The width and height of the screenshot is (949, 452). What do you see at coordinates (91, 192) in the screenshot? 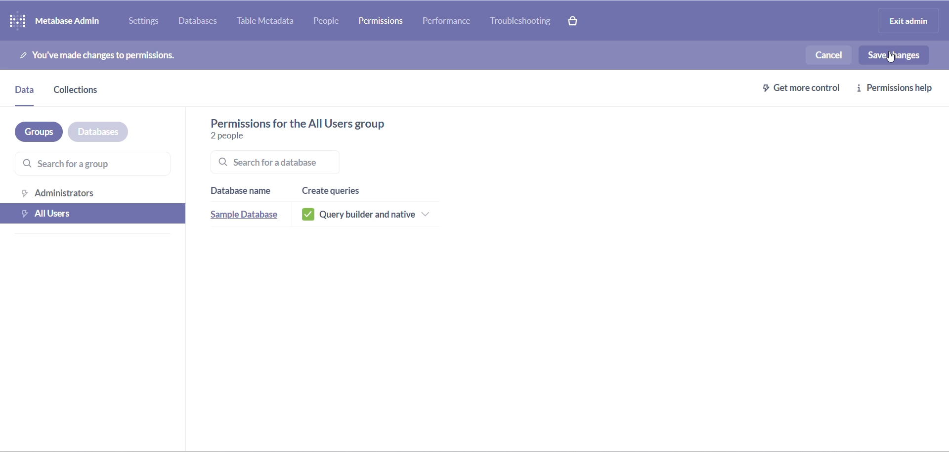
I see `administration` at bounding box center [91, 192].